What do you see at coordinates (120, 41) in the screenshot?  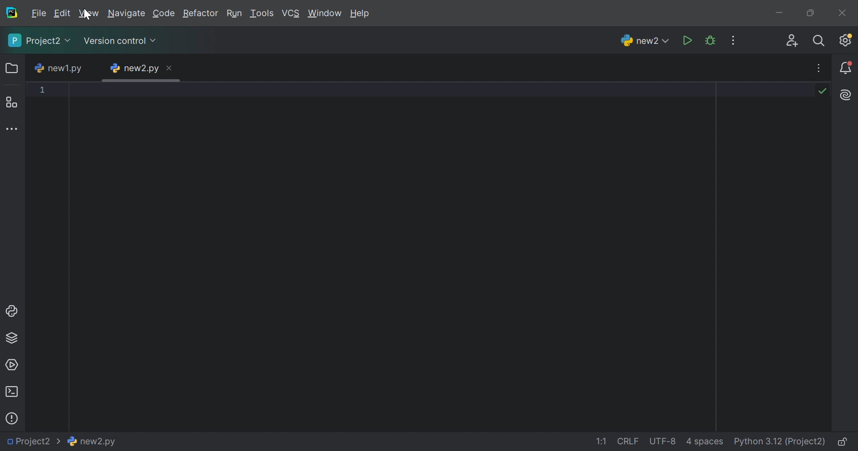 I see `Version control` at bounding box center [120, 41].